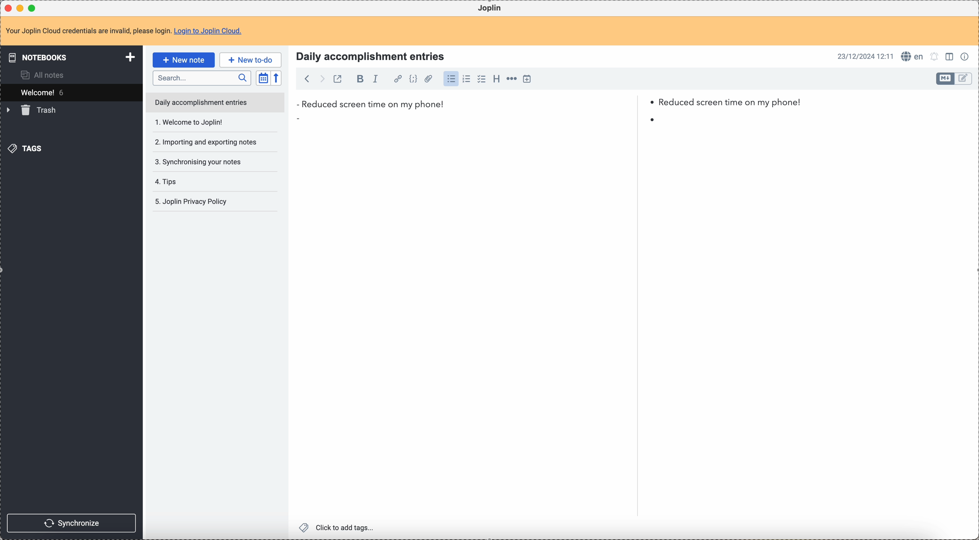  What do you see at coordinates (71, 522) in the screenshot?
I see `synchronize` at bounding box center [71, 522].